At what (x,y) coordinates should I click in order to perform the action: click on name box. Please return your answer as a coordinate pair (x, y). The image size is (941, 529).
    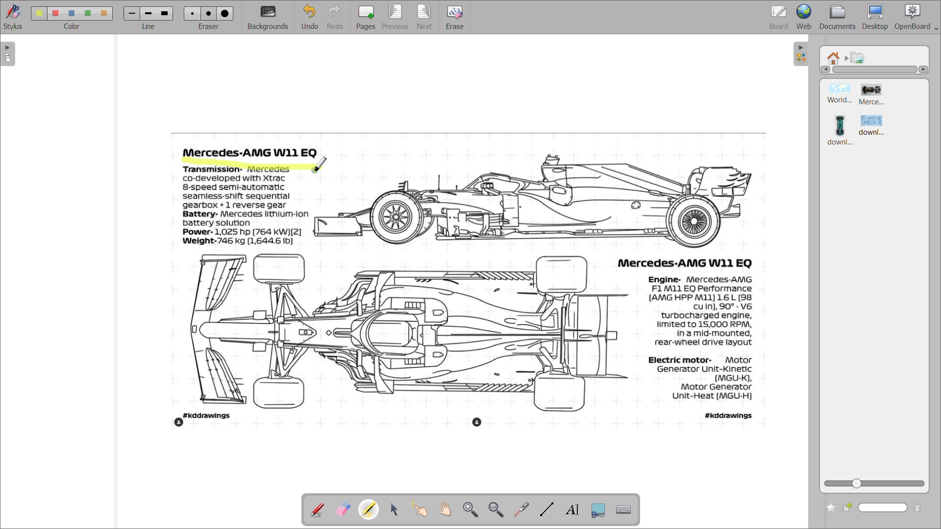
    Looking at the image, I should click on (885, 508).